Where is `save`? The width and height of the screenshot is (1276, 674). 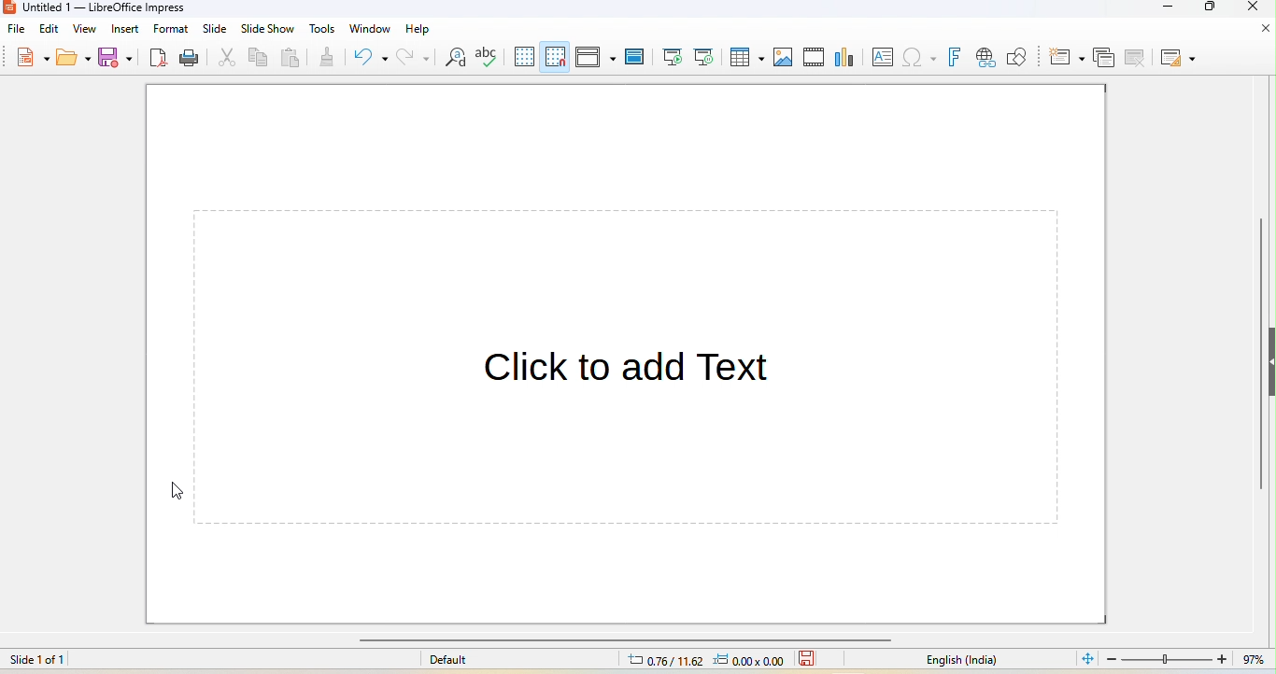
save is located at coordinates (809, 659).